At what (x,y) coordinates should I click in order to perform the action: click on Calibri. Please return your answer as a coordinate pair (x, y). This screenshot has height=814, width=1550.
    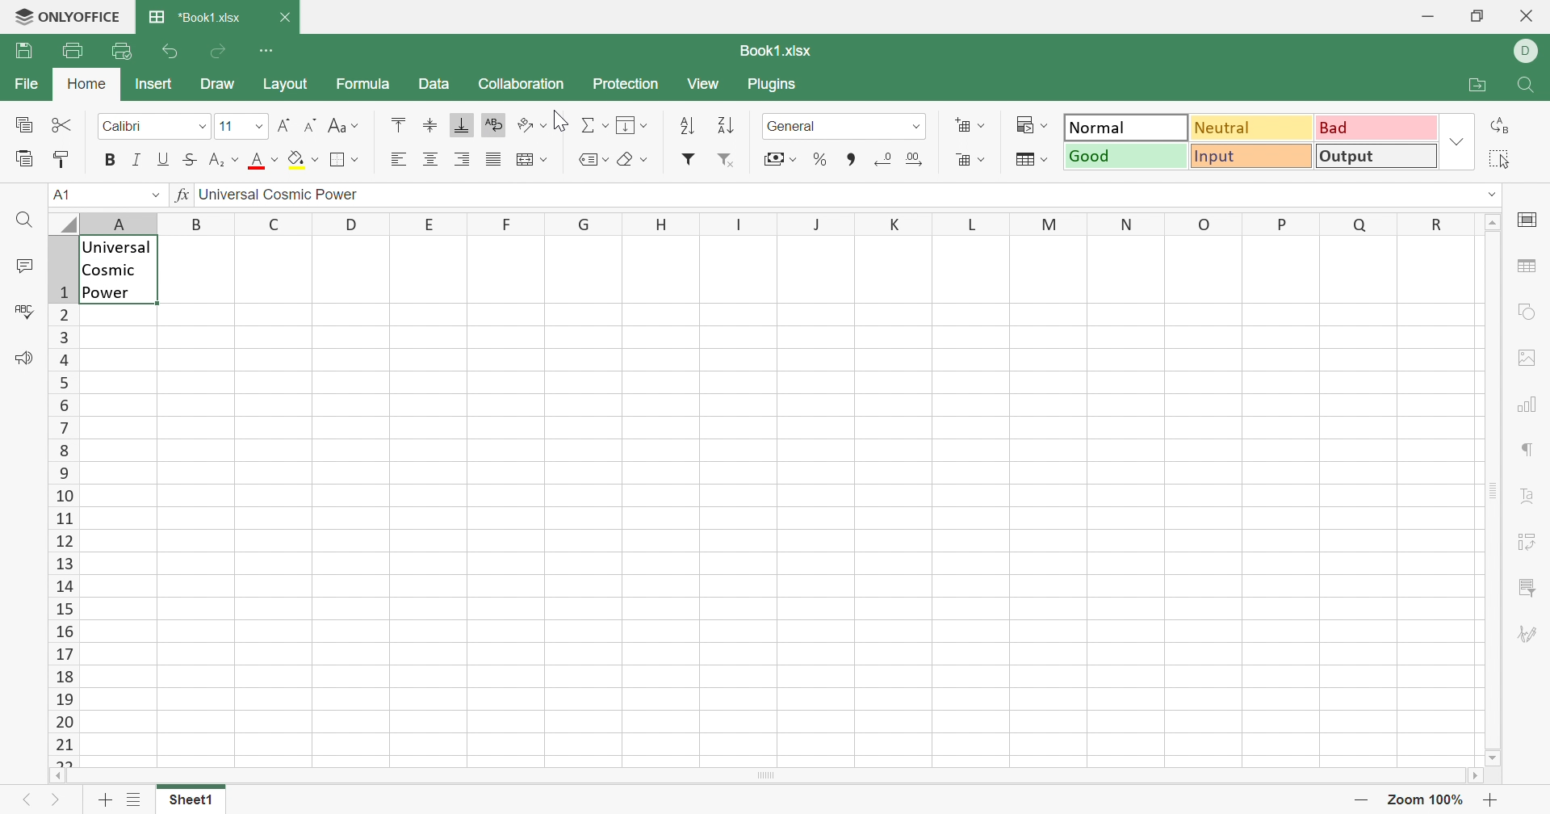
    Looking at the image, I should click on (128, 129).